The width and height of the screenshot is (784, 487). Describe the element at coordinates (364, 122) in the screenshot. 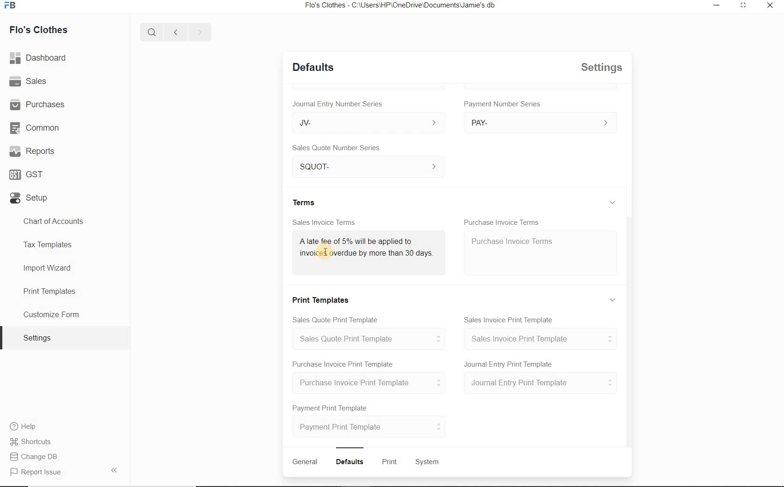

I see `JV` at that location.